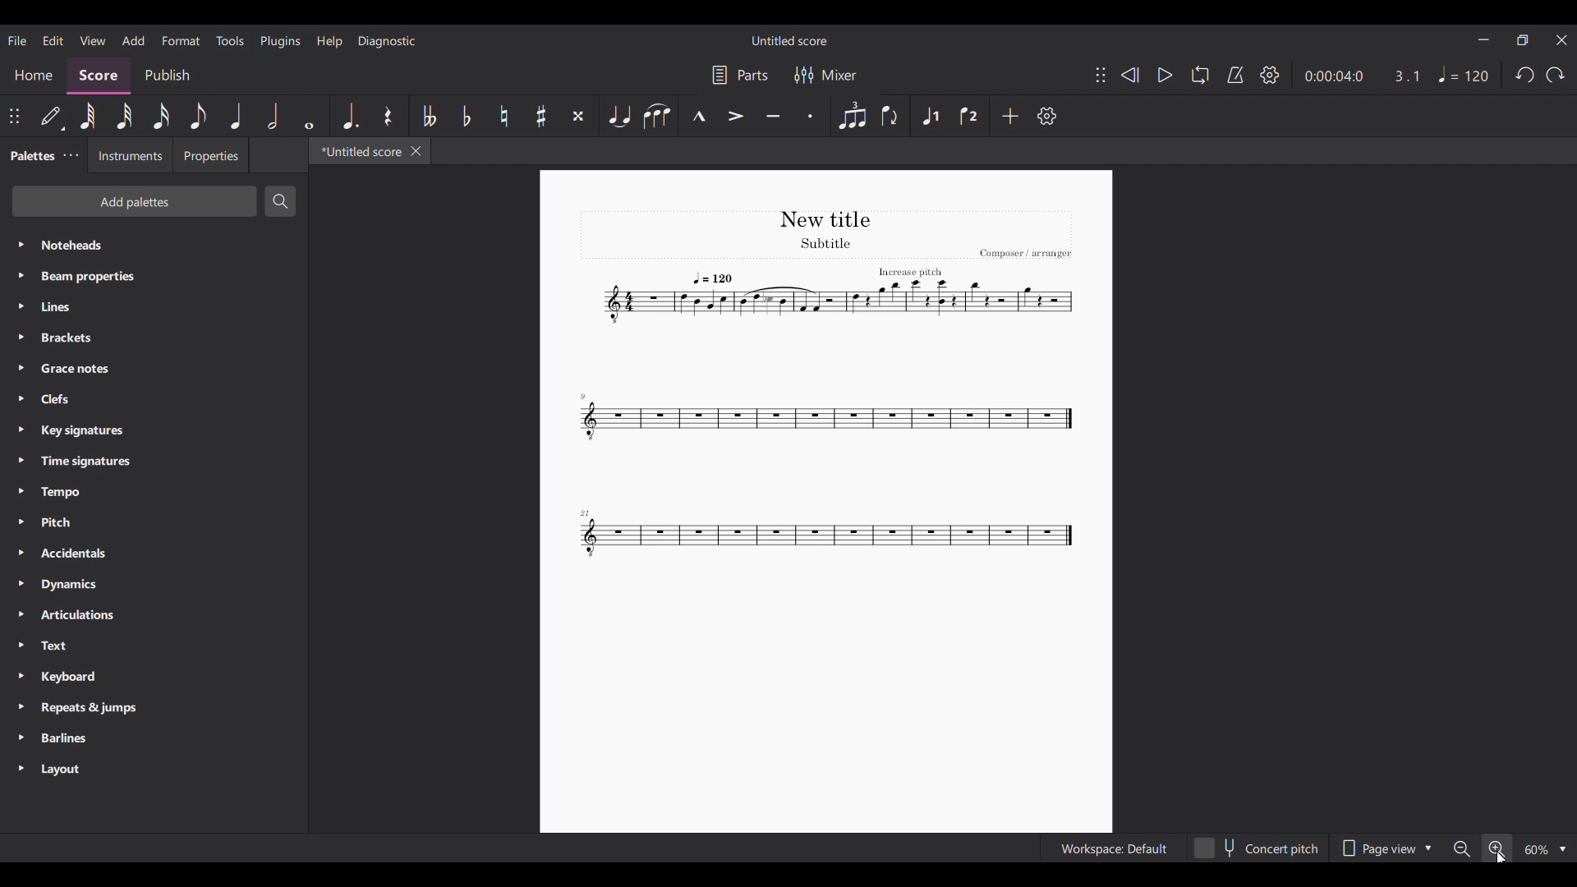  Describe the element at coordinates (154, 553) in the screenshot. I see `Accidentals` at that location.